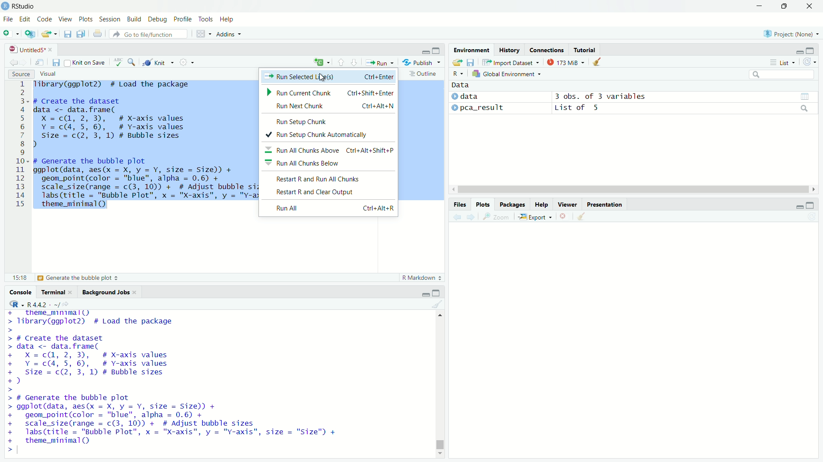 The width and height of the screenshot is (823, 462). Describe the element at coordinates (333, 207) in the screenshot. I see `run all` at that location.